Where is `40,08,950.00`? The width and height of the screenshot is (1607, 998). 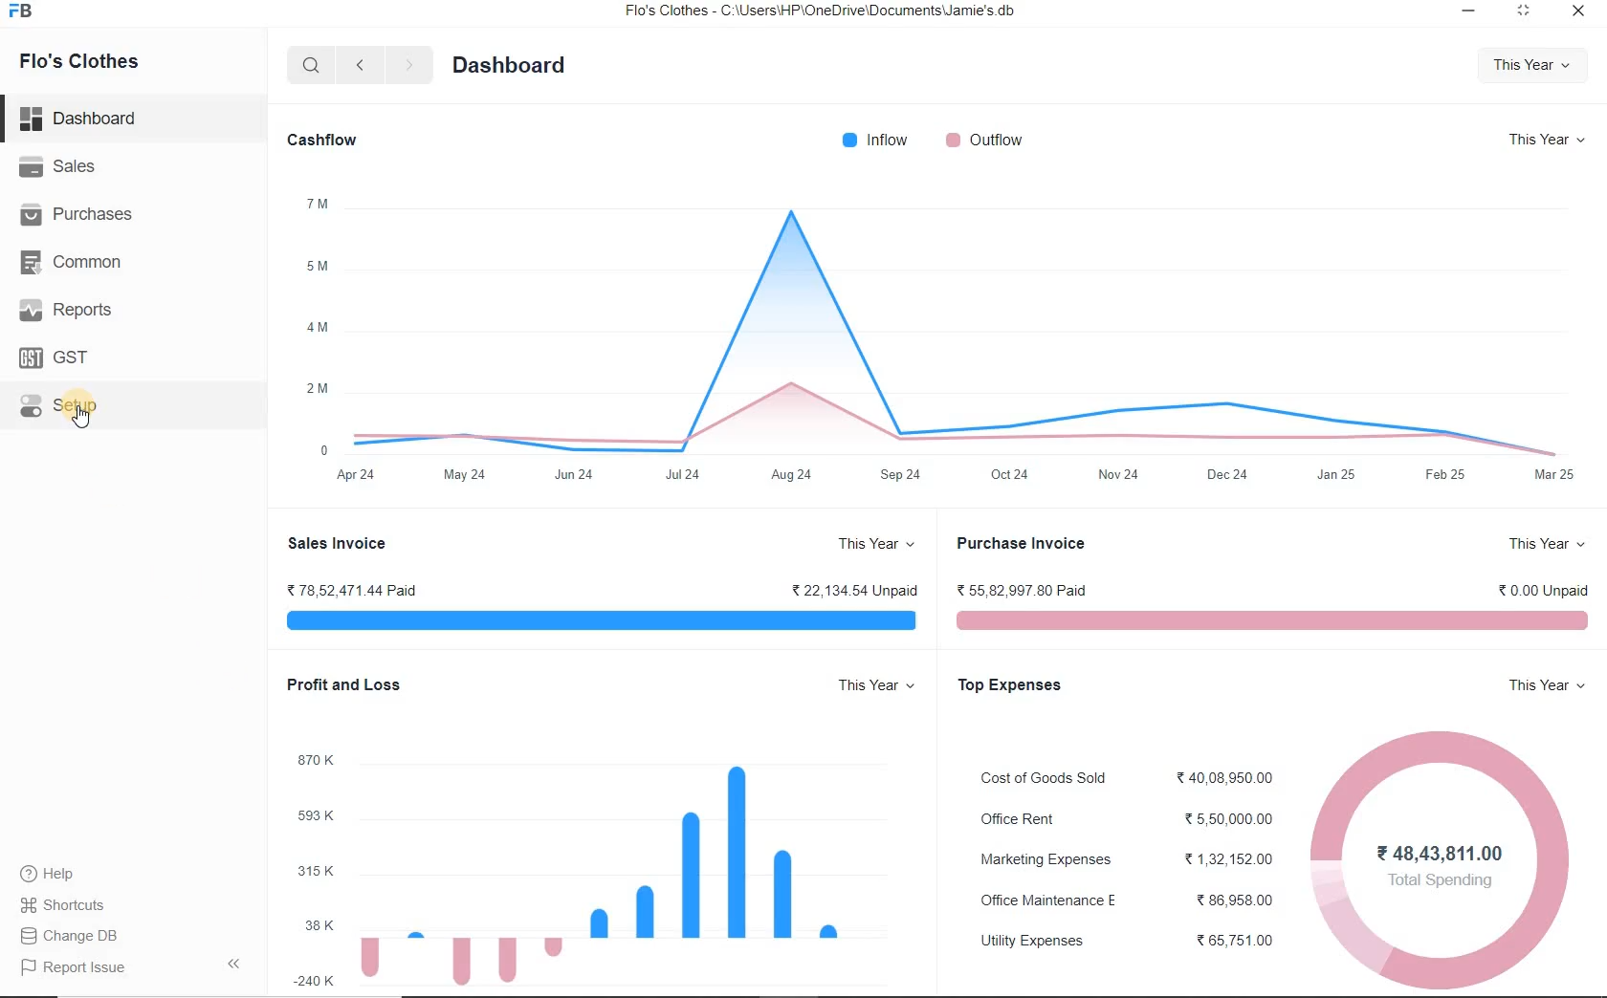 40,08,950.00 is located at coordinates (1225, 779).